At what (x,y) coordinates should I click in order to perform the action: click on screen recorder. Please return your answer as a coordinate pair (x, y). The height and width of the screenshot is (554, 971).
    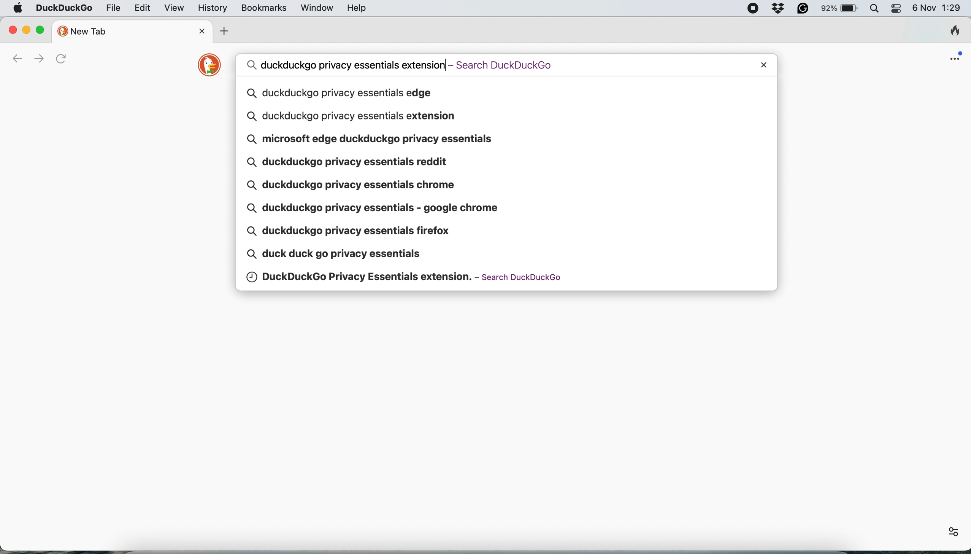
    Looking at the image, I should click on (752, 9).